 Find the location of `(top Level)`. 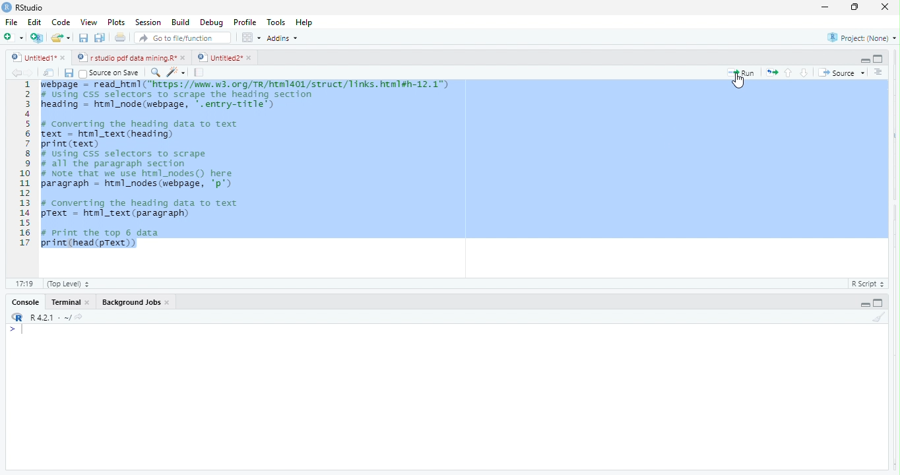

(top Level) is located at coordinates (69, 284).